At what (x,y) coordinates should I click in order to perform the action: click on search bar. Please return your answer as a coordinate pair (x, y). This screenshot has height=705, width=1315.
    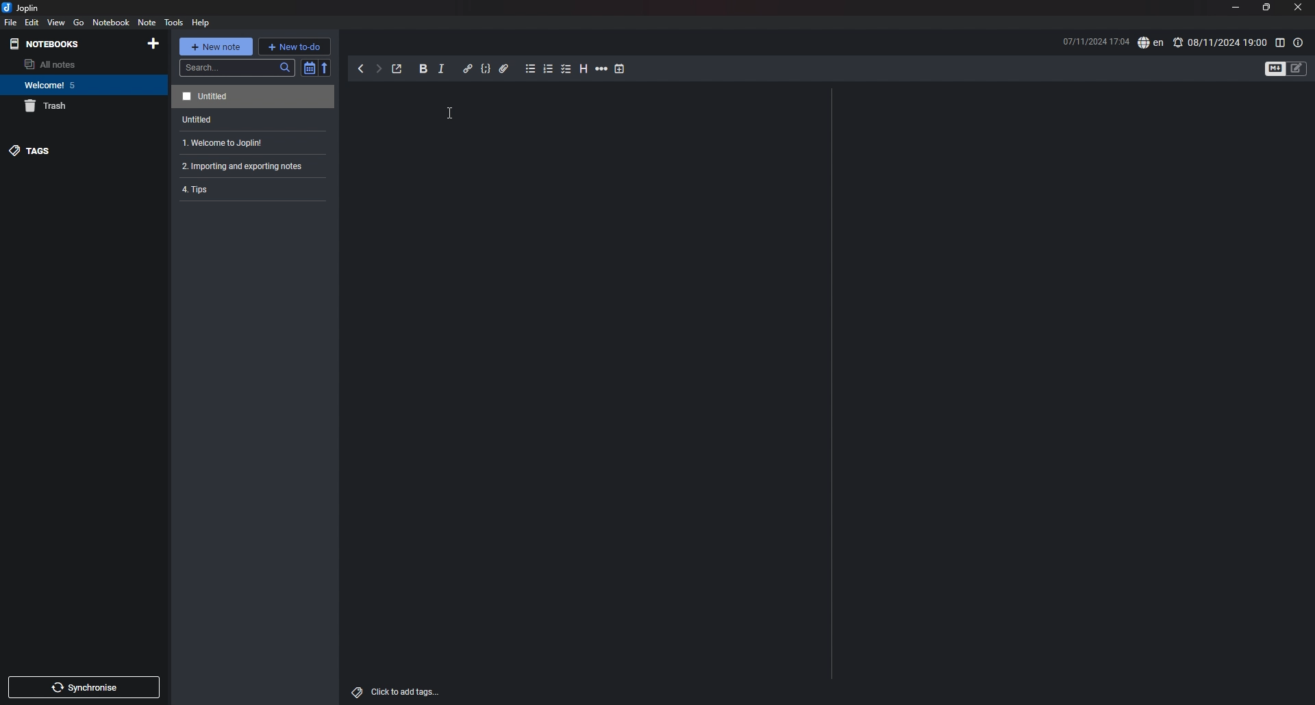
    Looking at the image, I should click on (236, 68).